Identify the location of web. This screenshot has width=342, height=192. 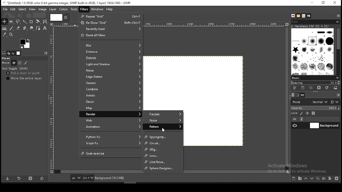
(111, 120).